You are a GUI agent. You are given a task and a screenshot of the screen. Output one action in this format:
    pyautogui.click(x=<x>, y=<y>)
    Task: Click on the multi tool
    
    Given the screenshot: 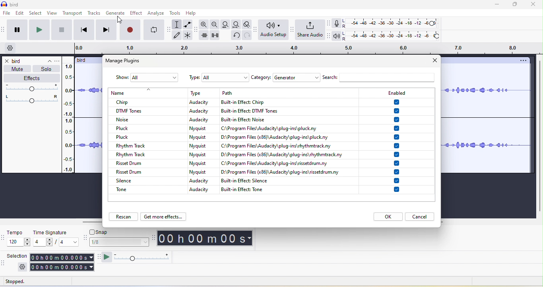 What is the action you would take?
    pyautogui.click(x=190, y=35)
    